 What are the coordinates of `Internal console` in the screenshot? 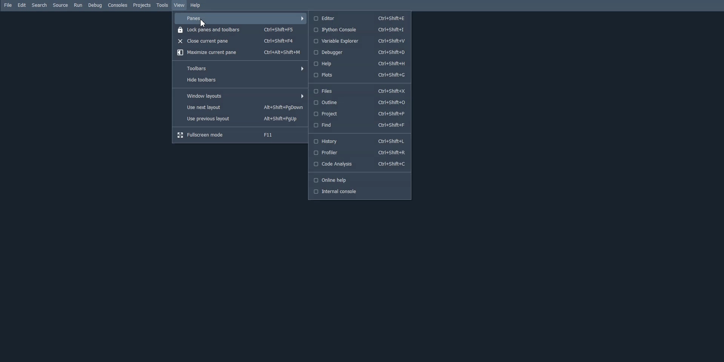 It's located at (360, 192).